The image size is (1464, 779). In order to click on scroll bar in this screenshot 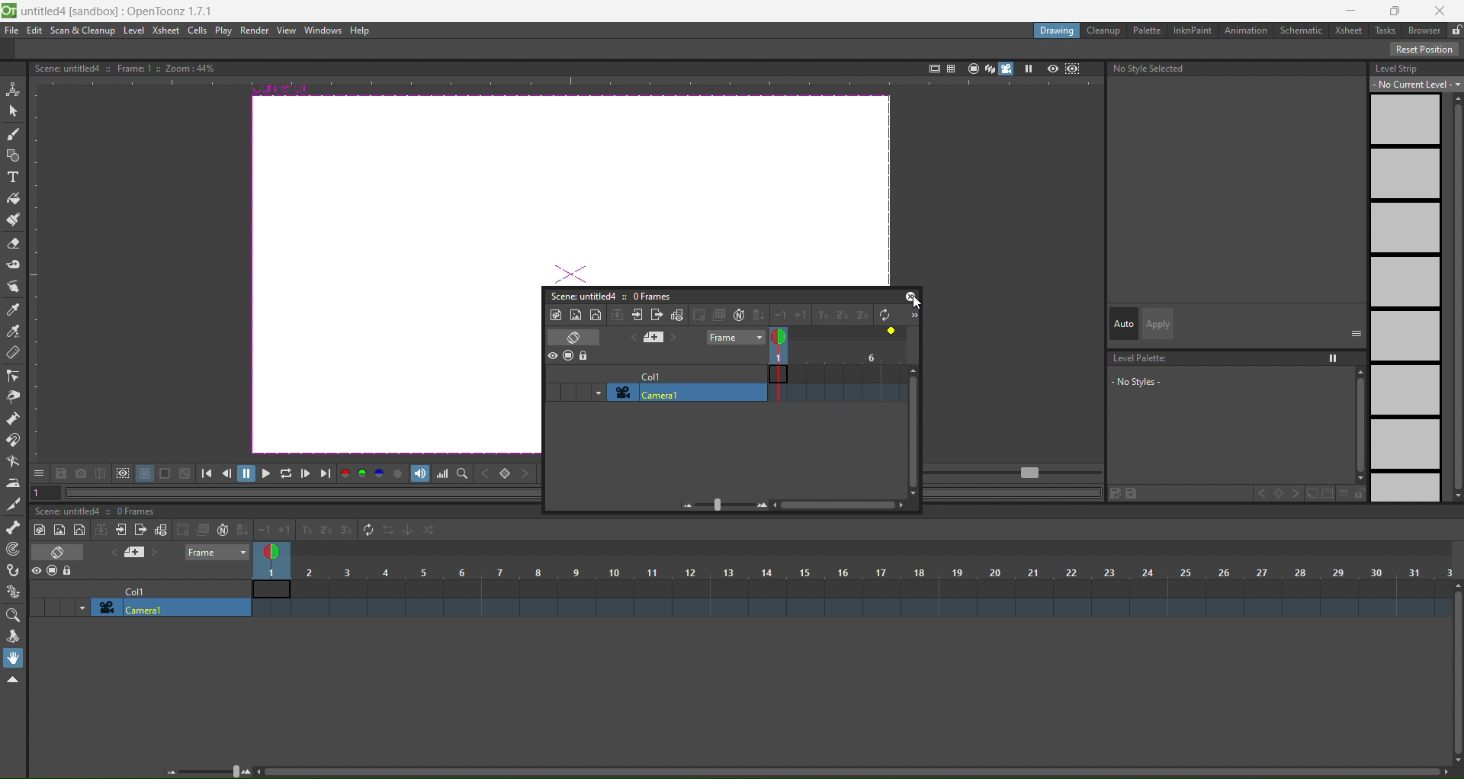, I will do `click(848, 774)`.